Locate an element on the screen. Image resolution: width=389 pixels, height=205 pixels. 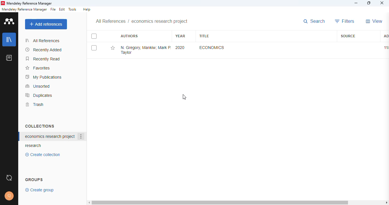
economics research project is located at coordinates (160, 21).